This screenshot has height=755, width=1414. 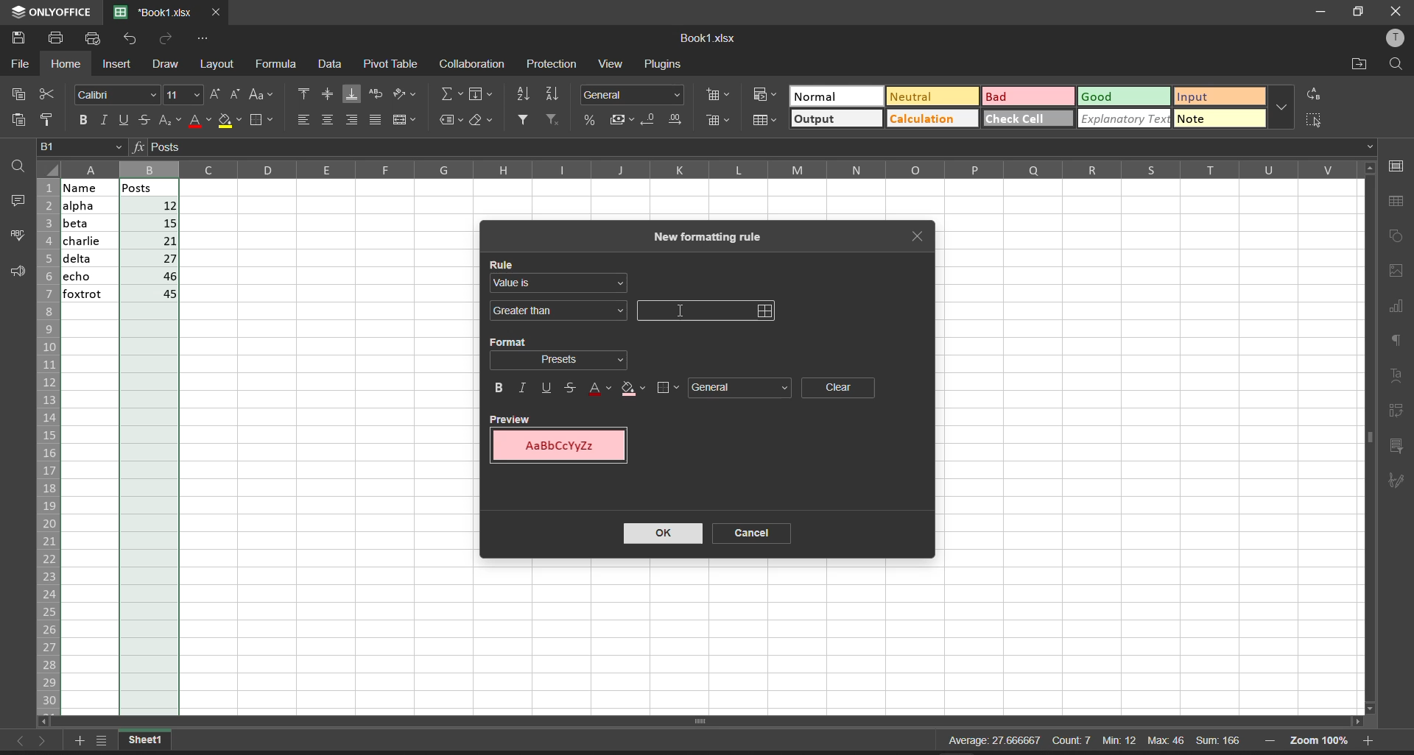 I want to click on name, so click(x=84, y=242).